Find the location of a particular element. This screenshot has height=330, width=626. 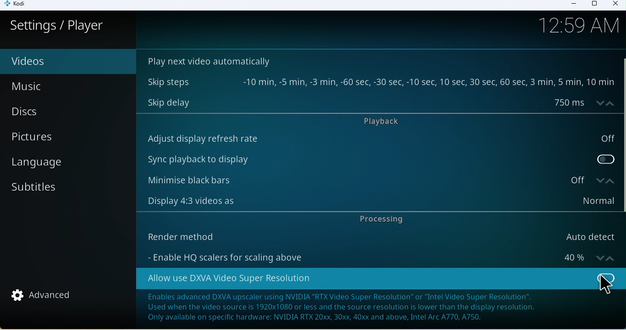

Allow use DXVA video super resolution is located at coordinates (380, 278).